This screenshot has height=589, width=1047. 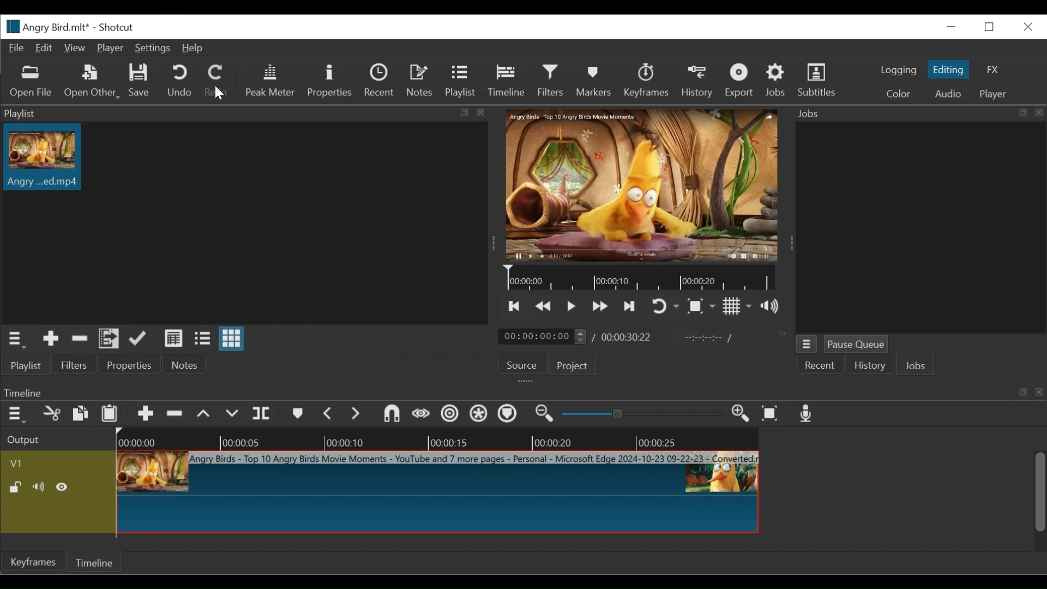 What do you see at coordinates (769, 306) in the screenshot?
I see `Show volume control` at bounding box center [769, 306].